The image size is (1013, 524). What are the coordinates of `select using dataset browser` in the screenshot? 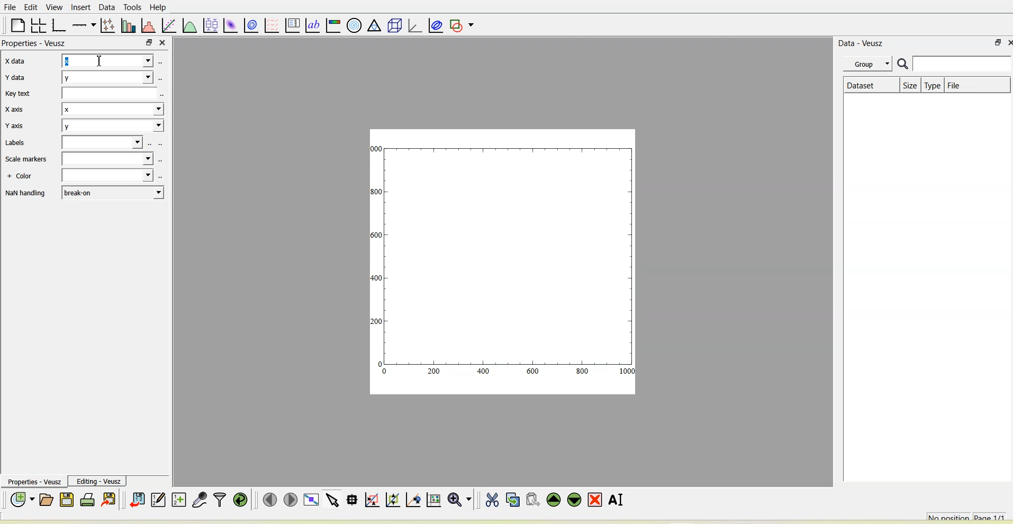 It's located at (163, 94).